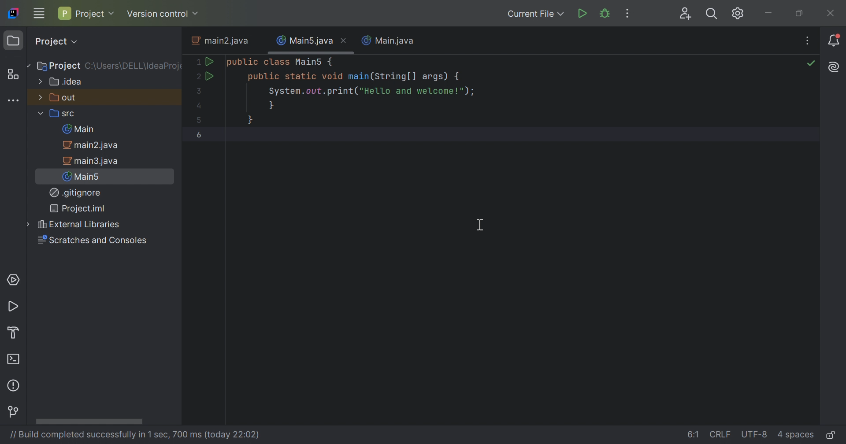 The height and width of the screenshot is (444, 846). I want to click on No problems found, so click(811, 65).